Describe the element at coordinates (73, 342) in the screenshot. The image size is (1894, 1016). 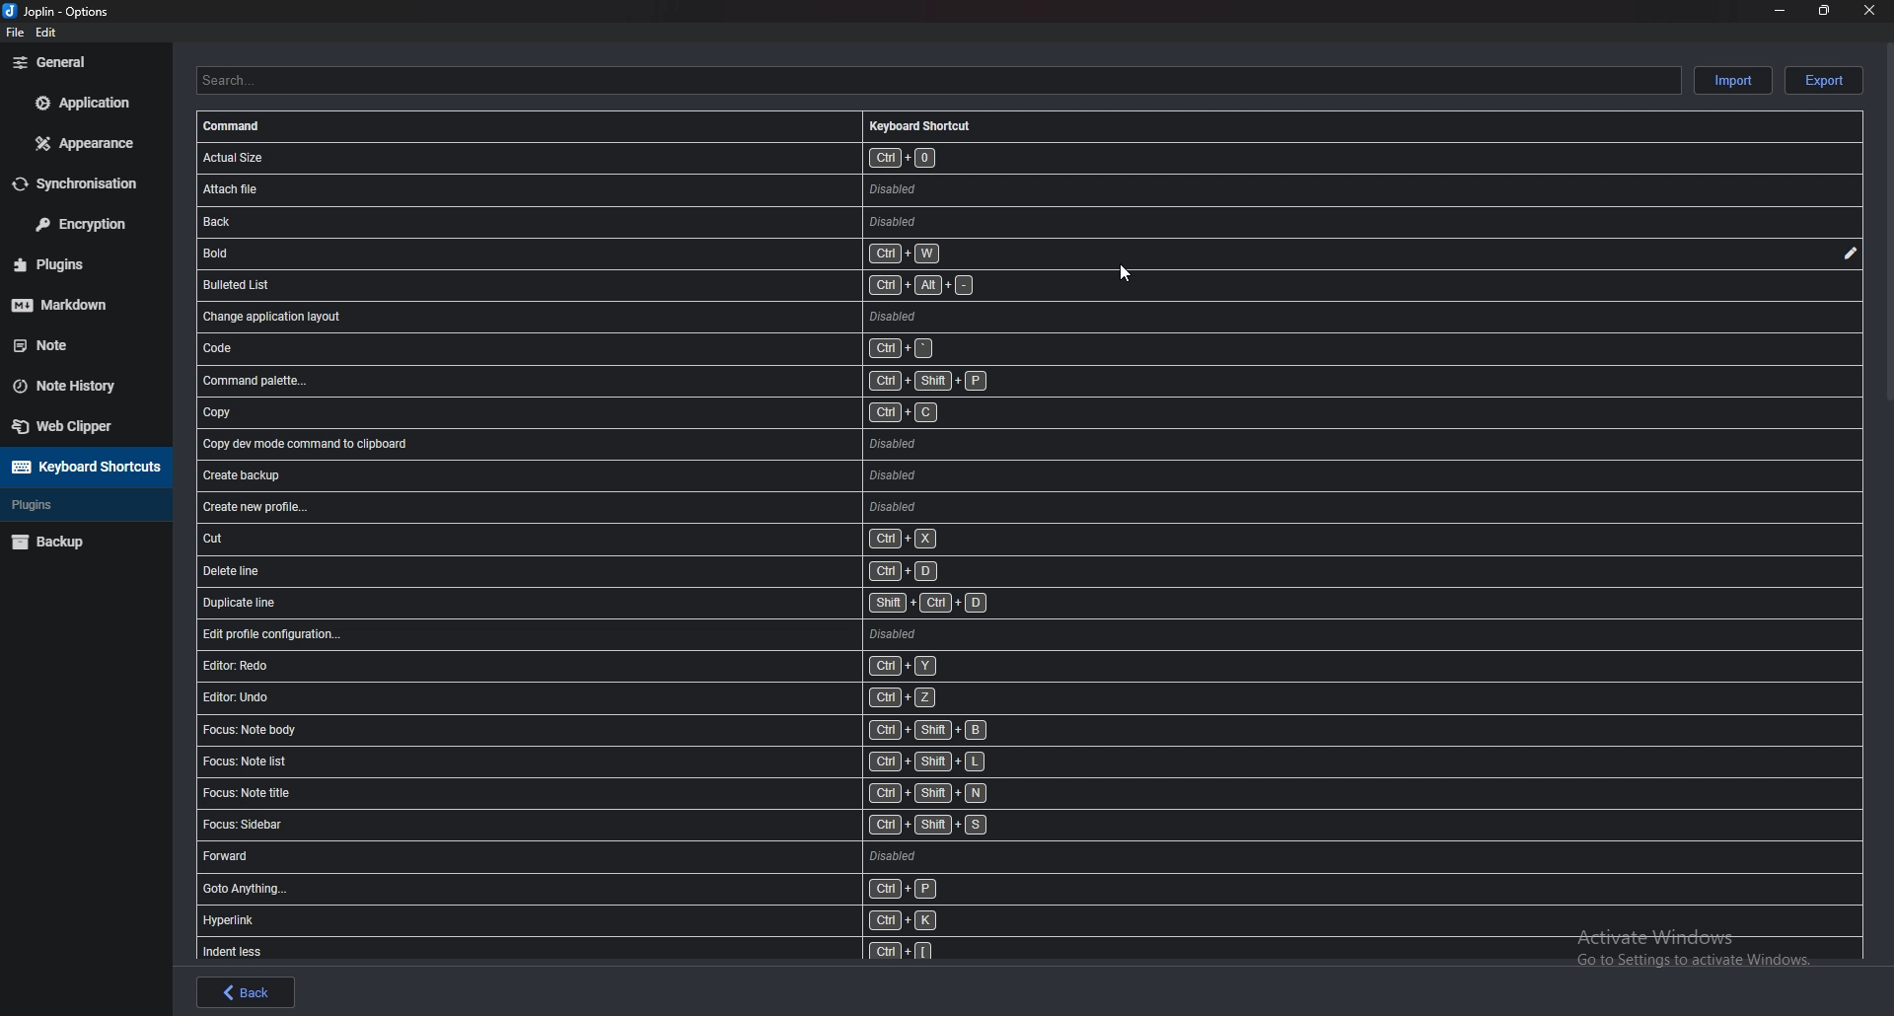
I see `Note` at that location.